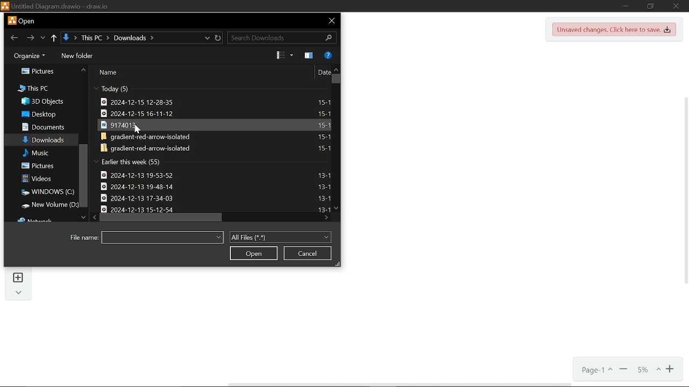 The height and width of the screenshot is (387, 689). What do you see at coordinates (41, 166) in the screenshot?
I see `pictures` at bounding box center [41, 166].